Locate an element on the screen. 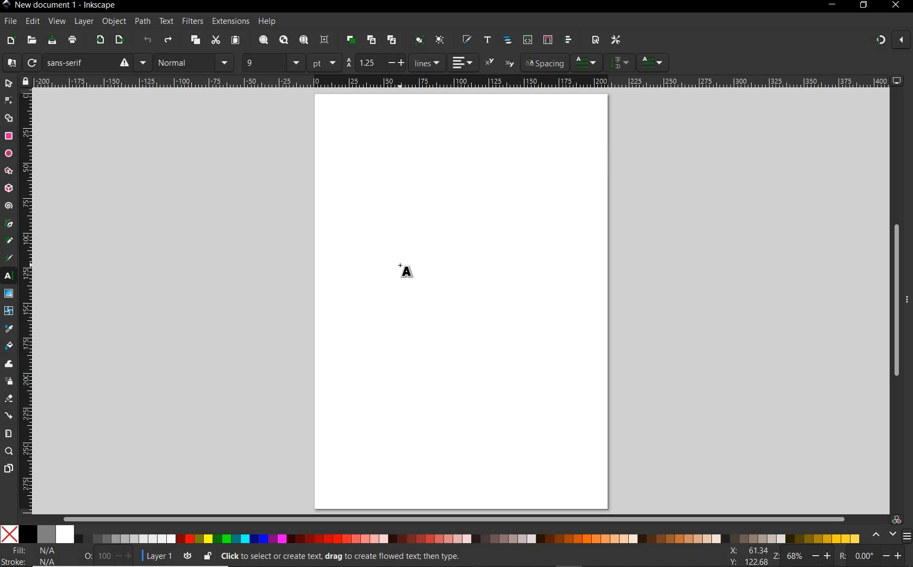 Image resolution: width=913 pixels, height=567 pixels. object is located at coordinates (112, 22).